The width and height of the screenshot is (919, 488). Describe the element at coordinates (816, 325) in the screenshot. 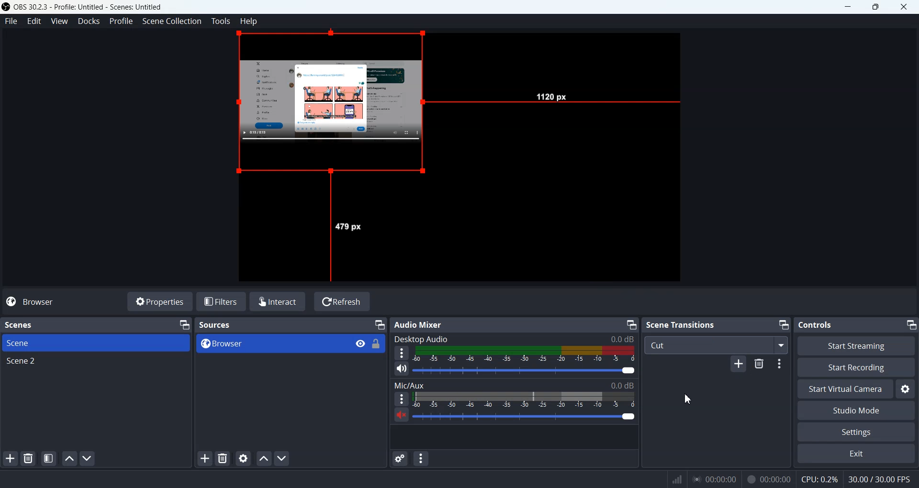

I see `Text` at that location.